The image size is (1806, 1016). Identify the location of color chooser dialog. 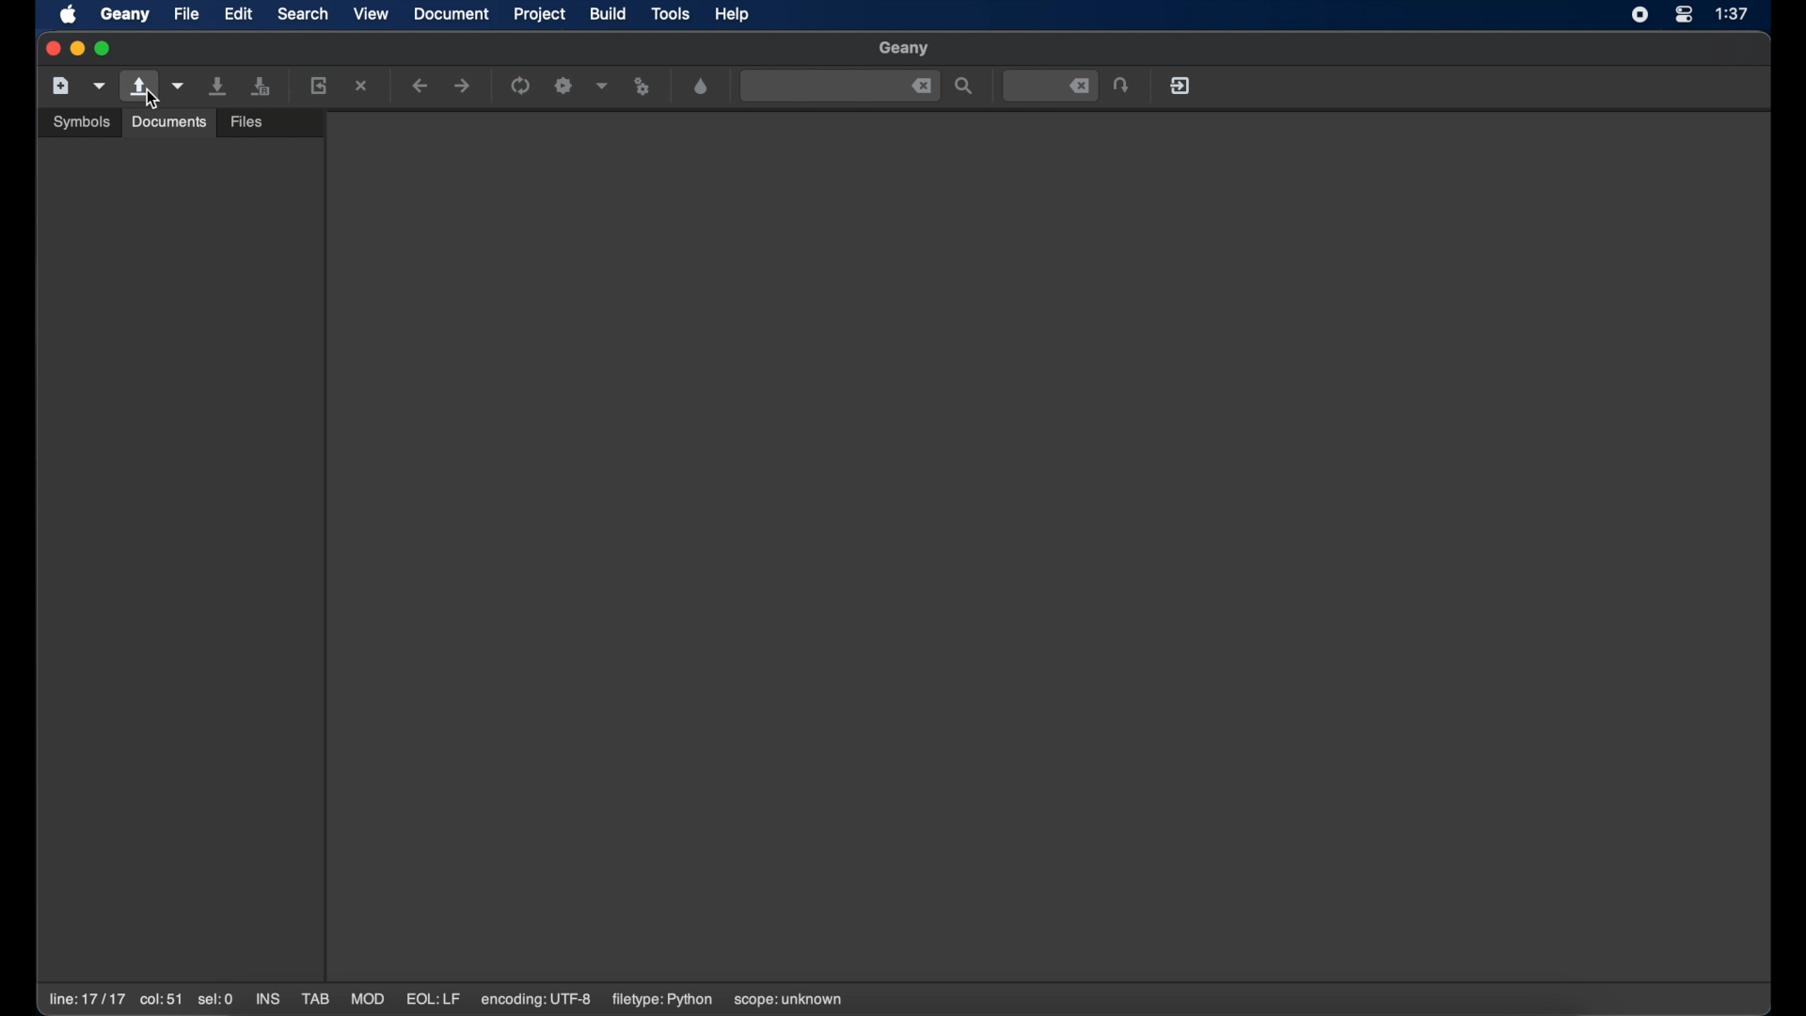
(701, 86).